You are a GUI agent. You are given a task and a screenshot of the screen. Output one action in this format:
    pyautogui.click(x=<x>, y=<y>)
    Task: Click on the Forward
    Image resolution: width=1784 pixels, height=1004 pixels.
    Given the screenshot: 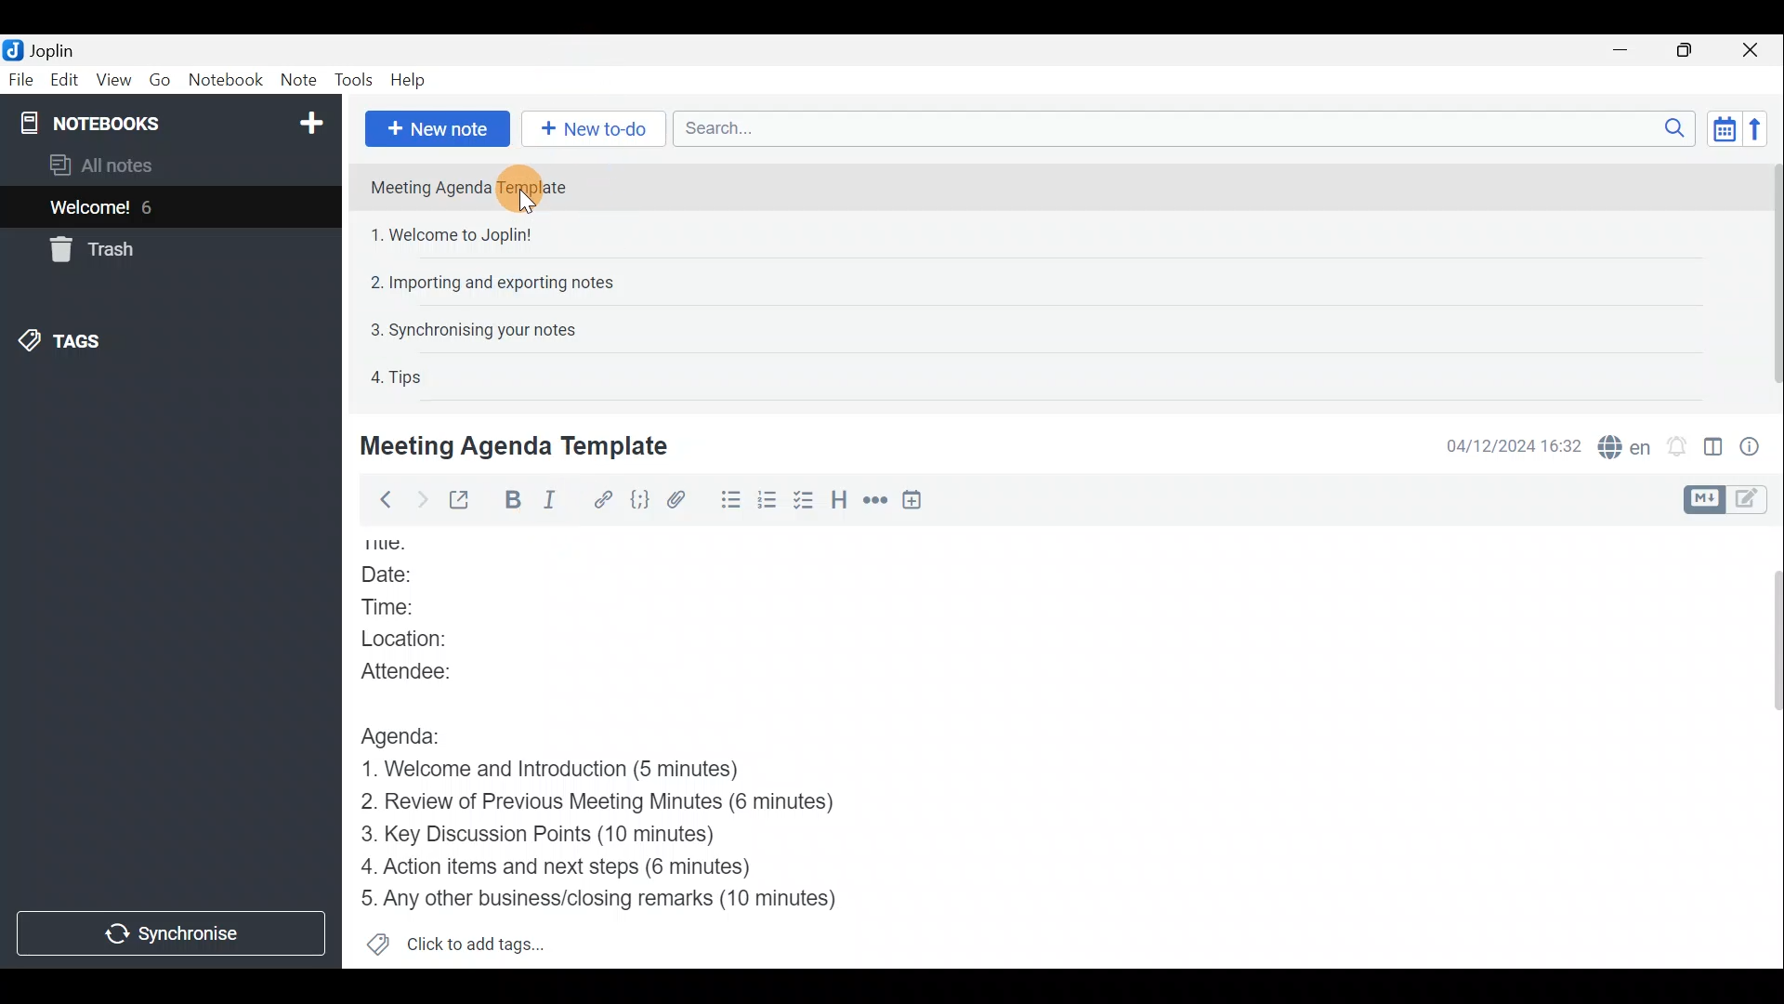 What is the action you would take?
    pyautogui.click(x=419, y=499)
    